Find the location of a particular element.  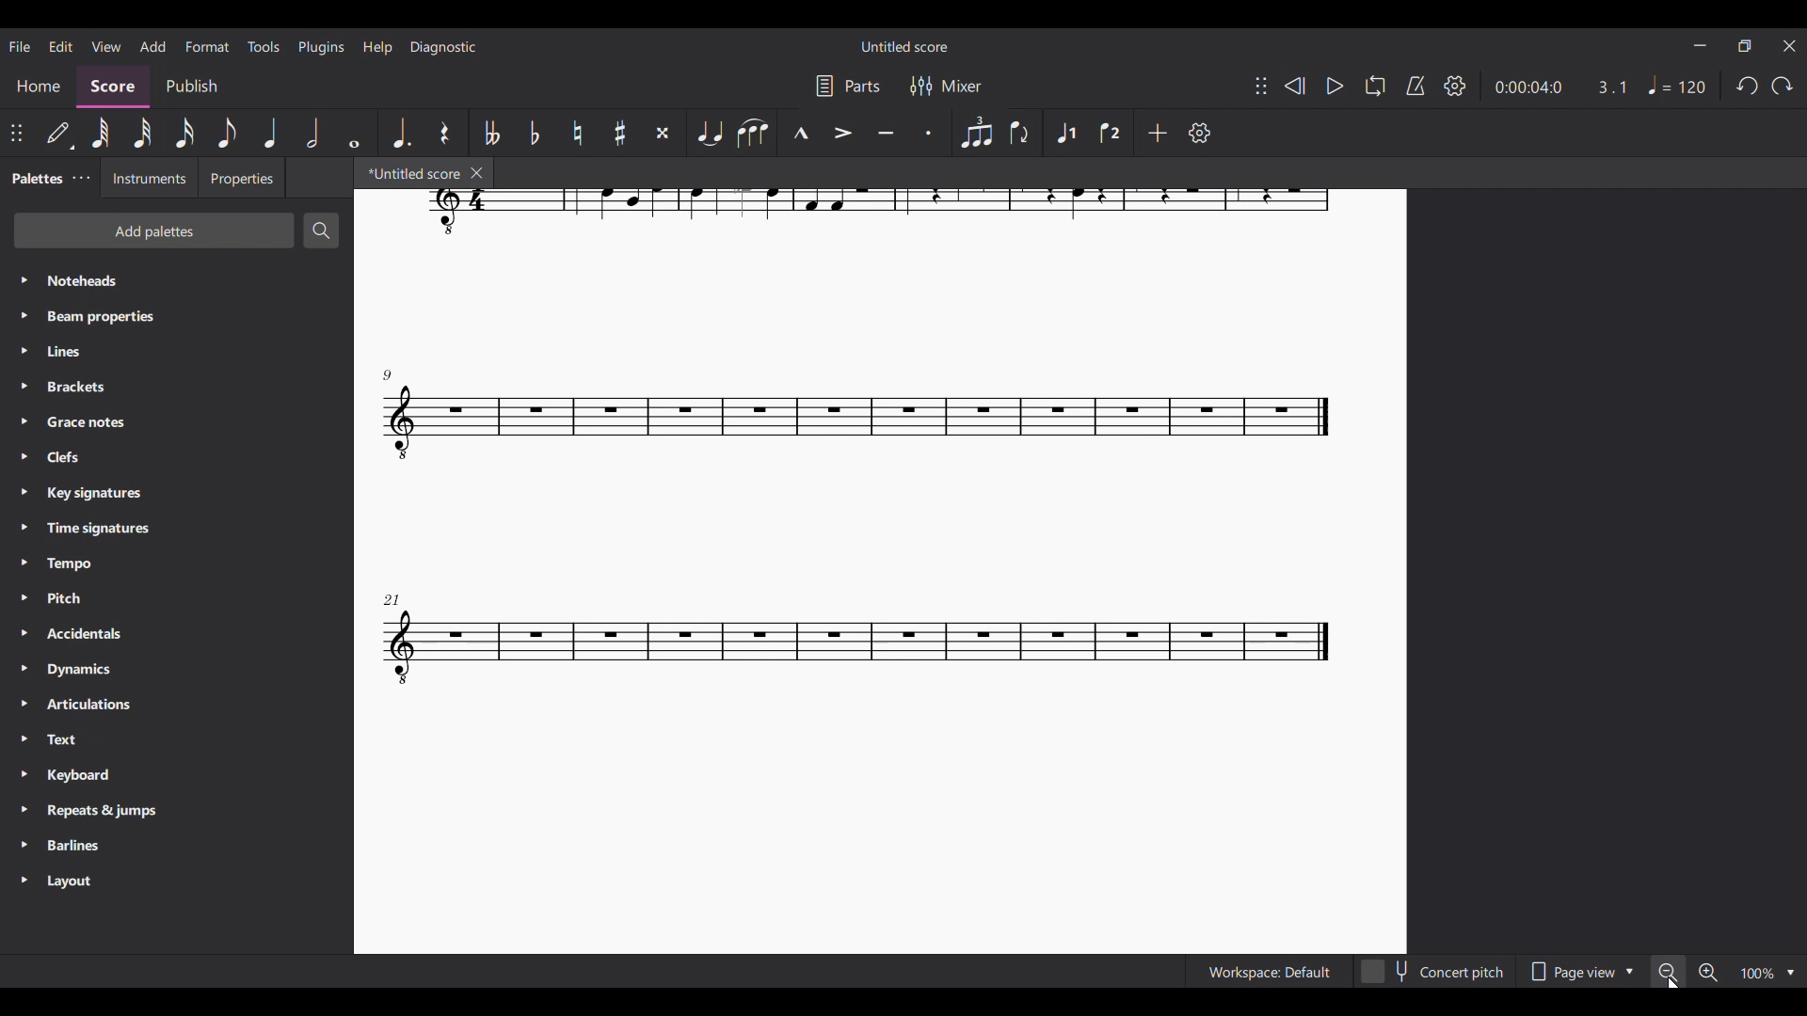

Settings is located at coordinates (1456, 86).